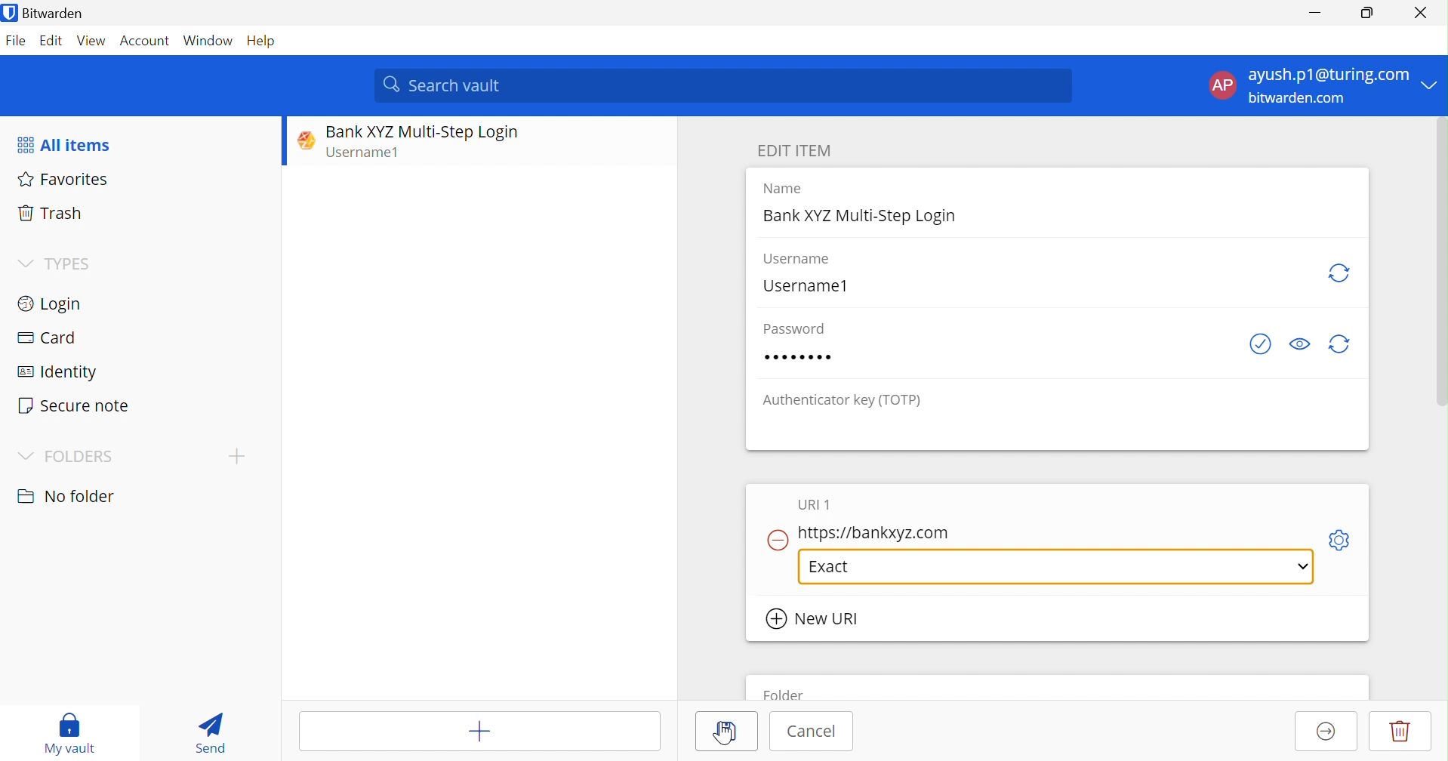 This screenshot has width=1448, height=761. I want to click on DROPDOWN, so click(1300, 566).